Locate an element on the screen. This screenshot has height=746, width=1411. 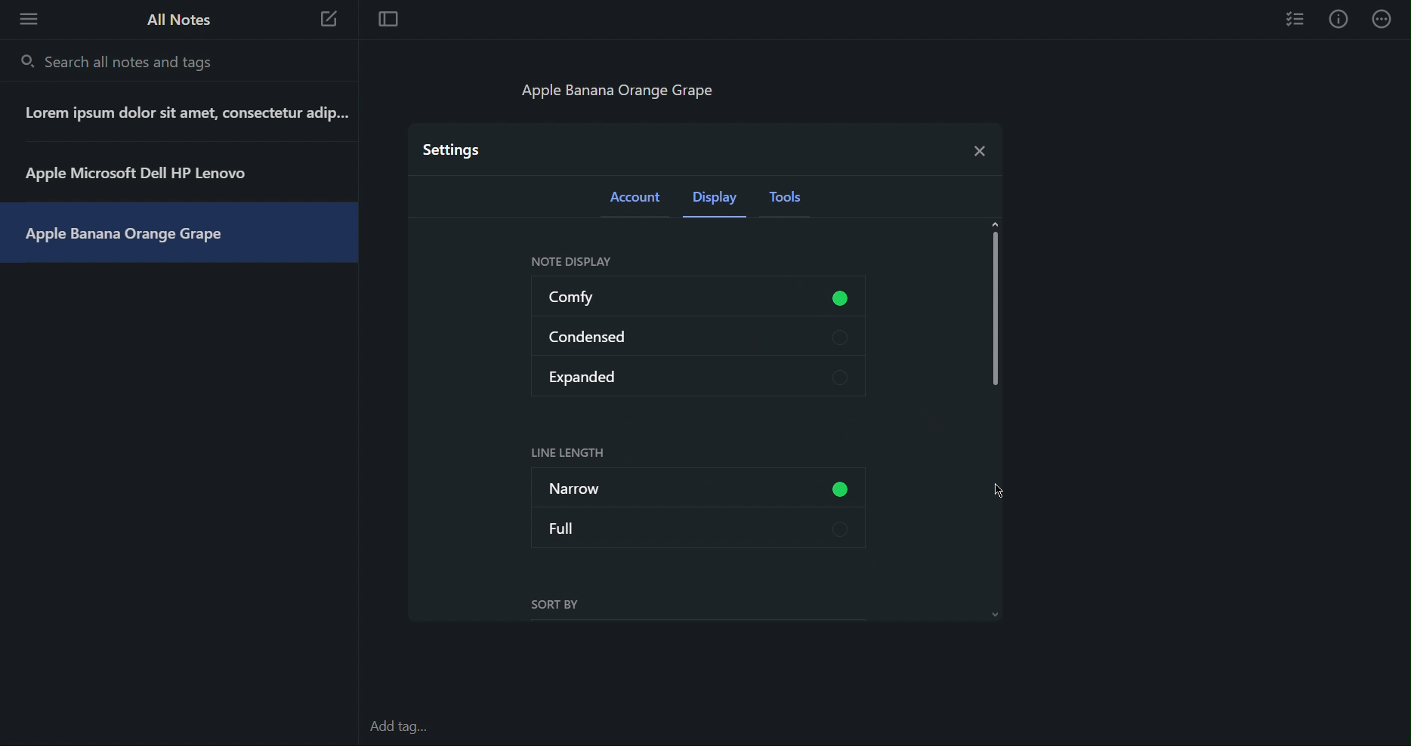
Close is located at coordinates (977, 147).